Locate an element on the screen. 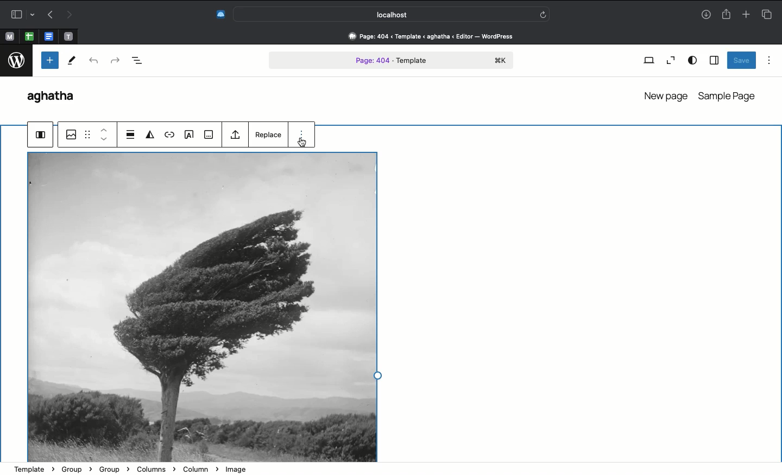  open tab, google docs is located at coordinates (48, 37).